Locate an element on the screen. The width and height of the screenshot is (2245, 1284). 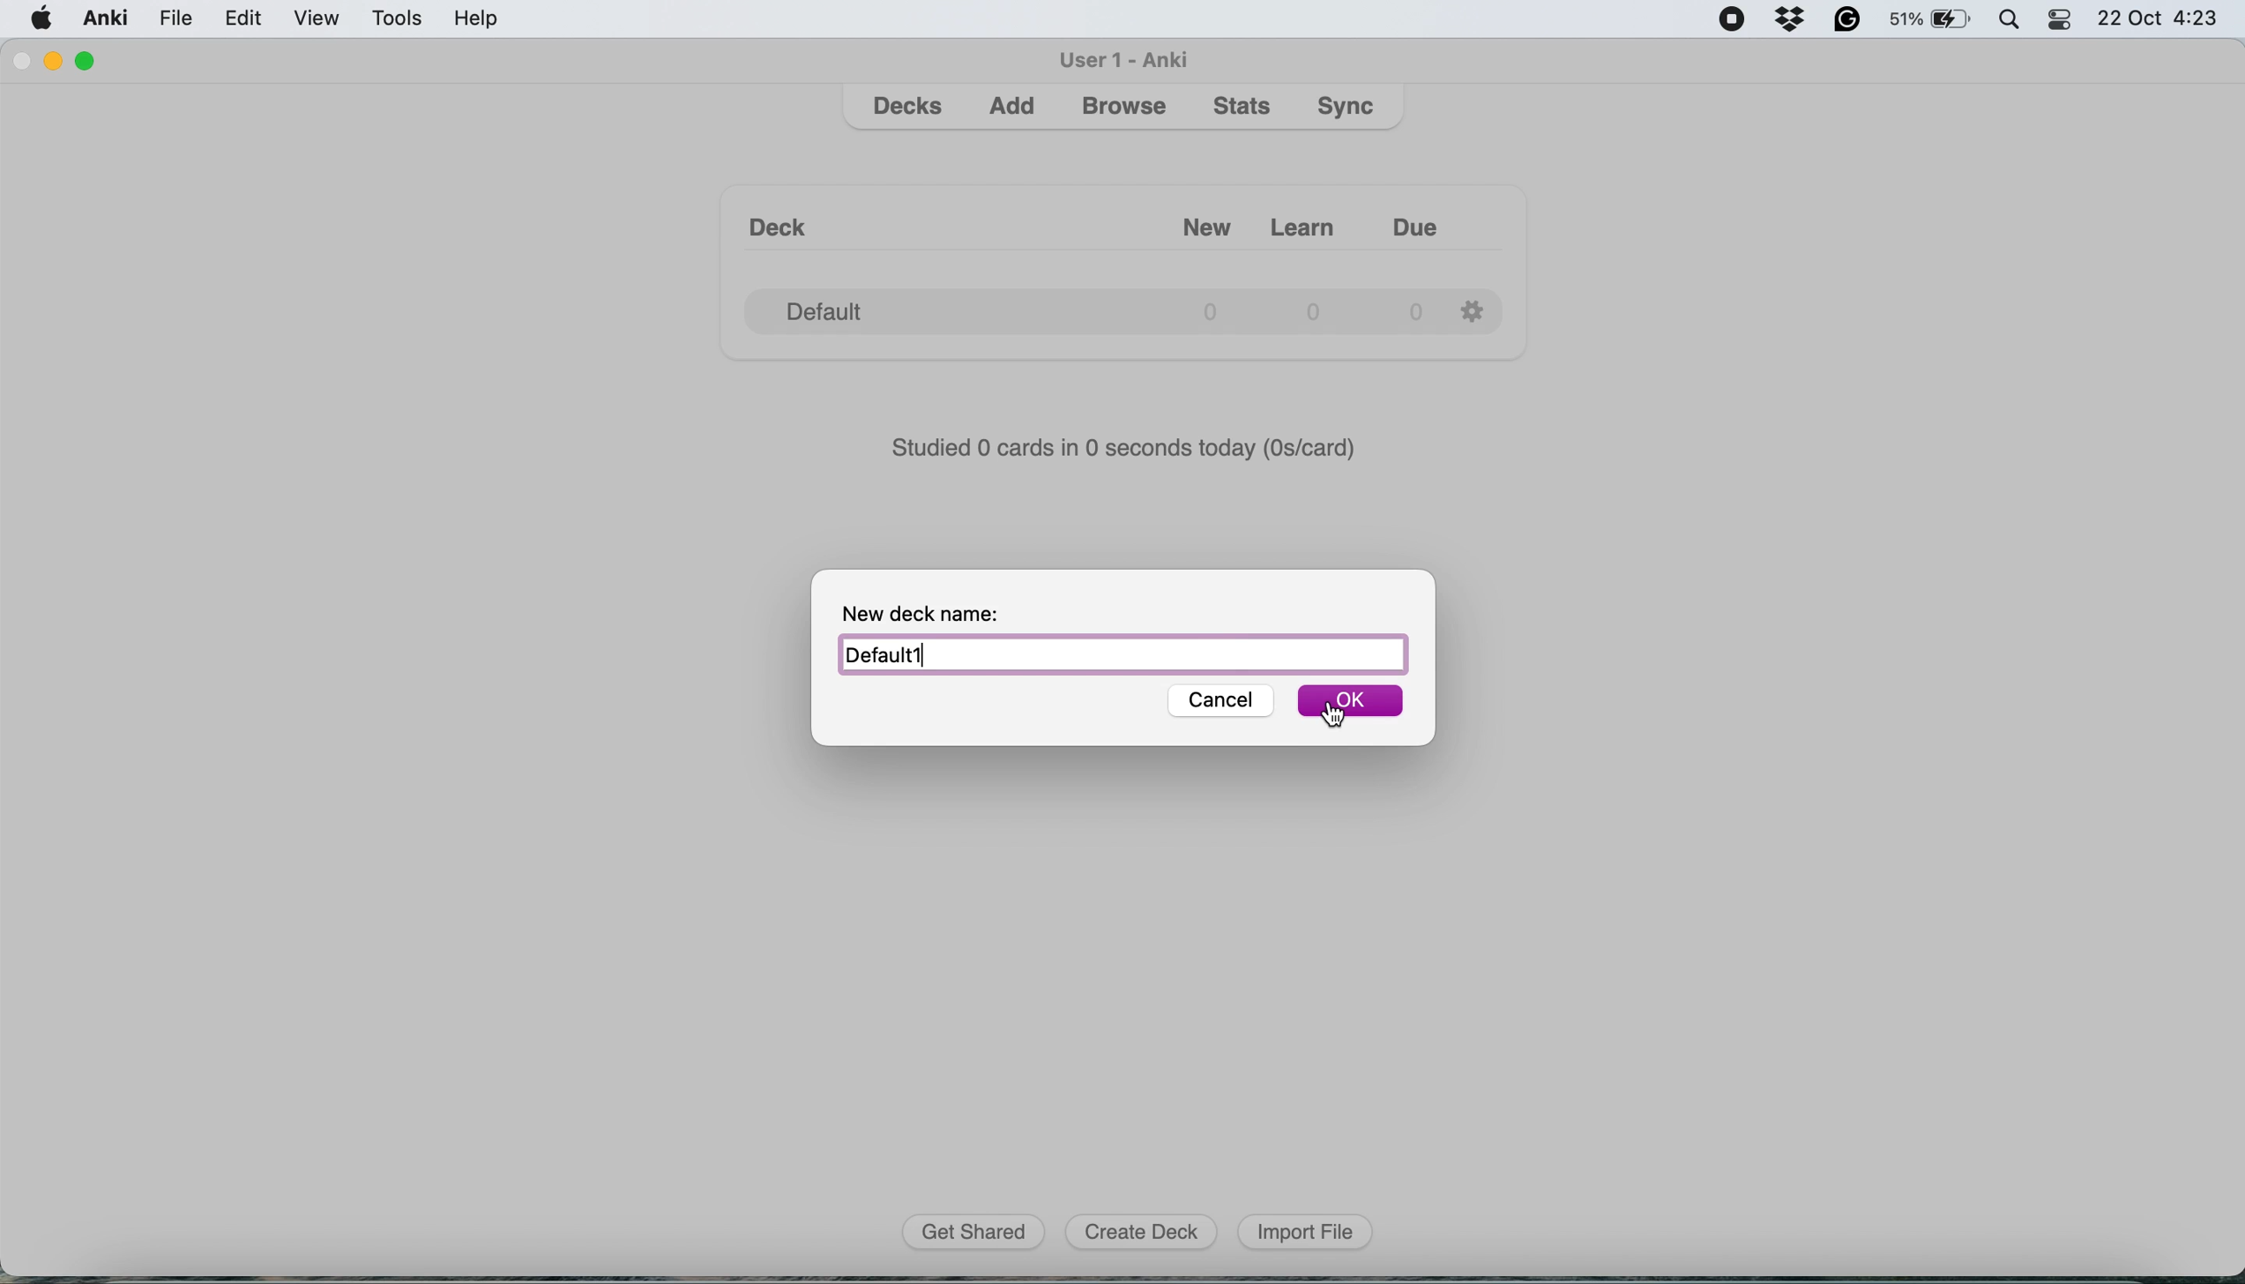
Default is located at coordinates (1122, 655).